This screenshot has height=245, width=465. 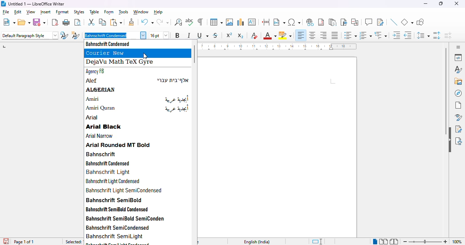 I want to click on open, so click(x=24, y=22).